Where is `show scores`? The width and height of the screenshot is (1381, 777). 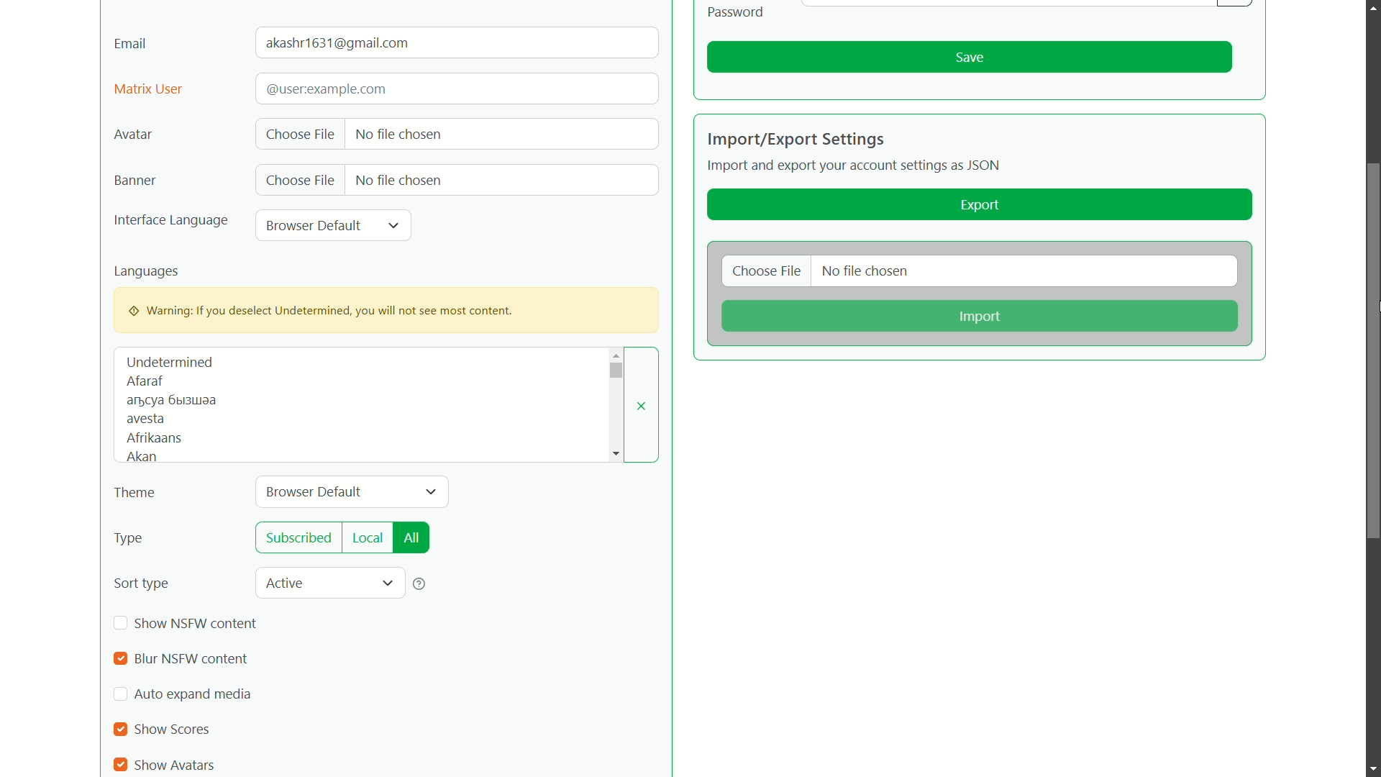 show scores is located at coordinates (175, 730).